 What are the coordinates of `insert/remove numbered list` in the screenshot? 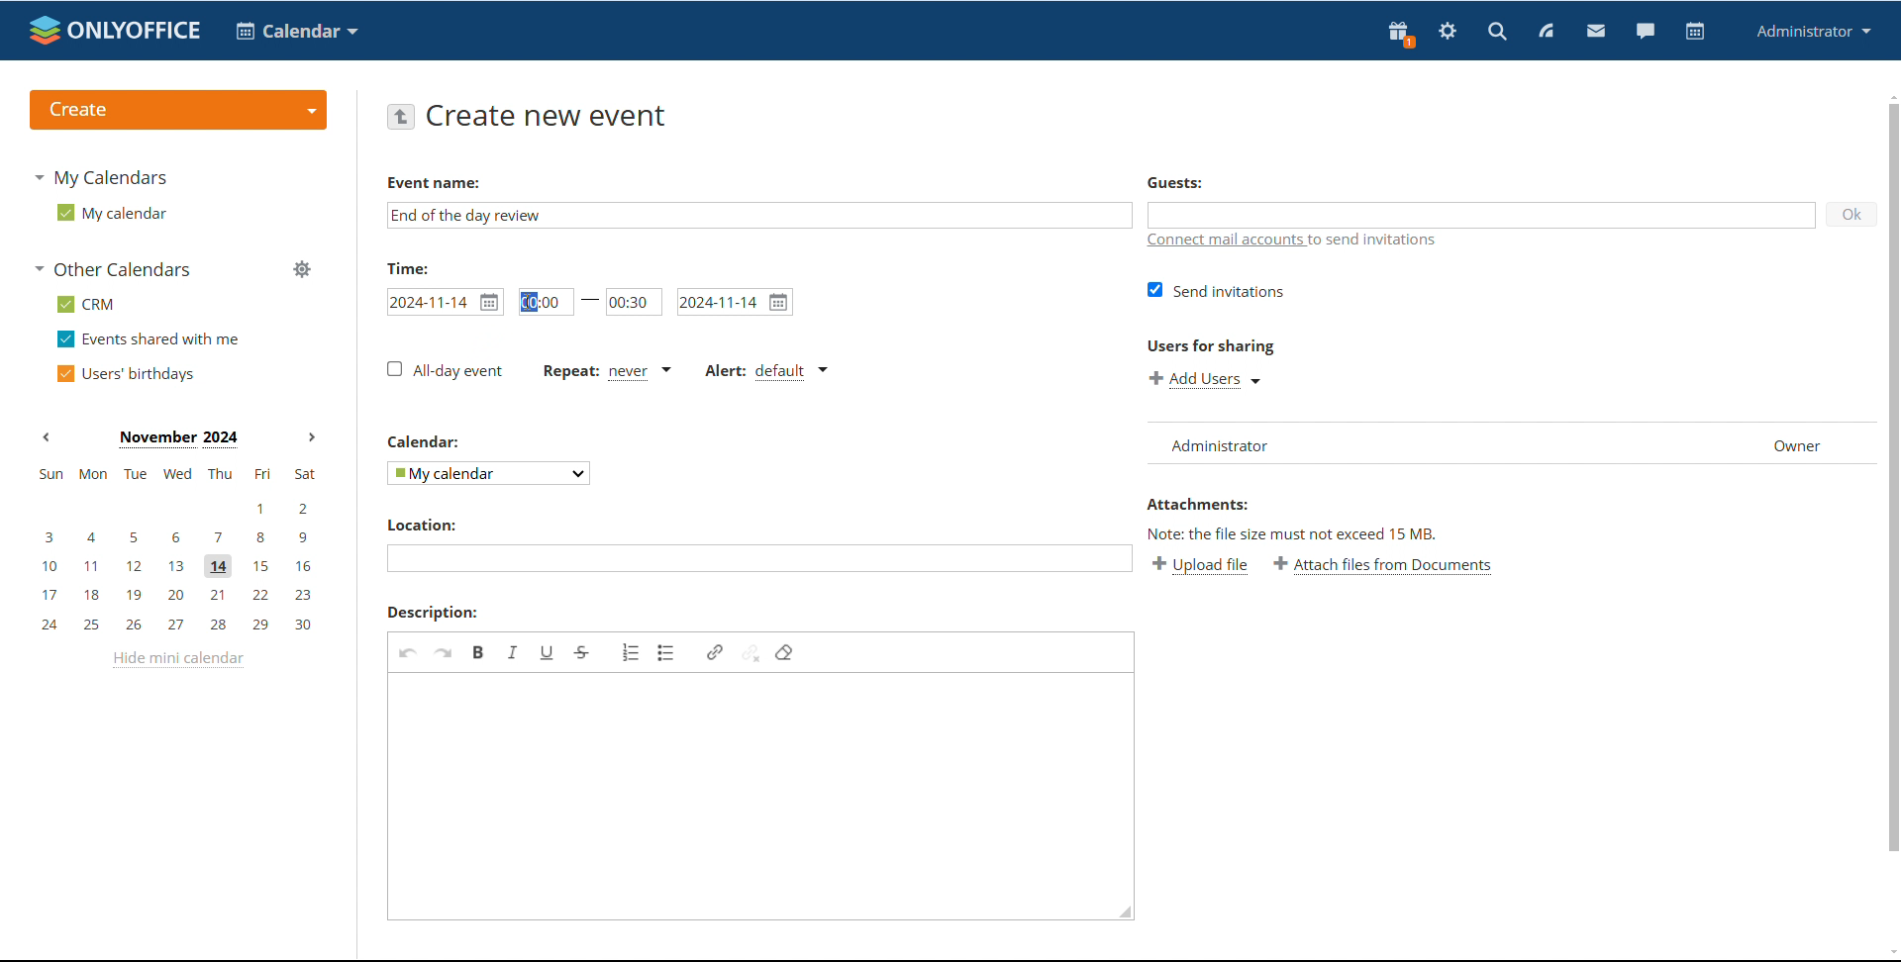 It's located at (632, 652).